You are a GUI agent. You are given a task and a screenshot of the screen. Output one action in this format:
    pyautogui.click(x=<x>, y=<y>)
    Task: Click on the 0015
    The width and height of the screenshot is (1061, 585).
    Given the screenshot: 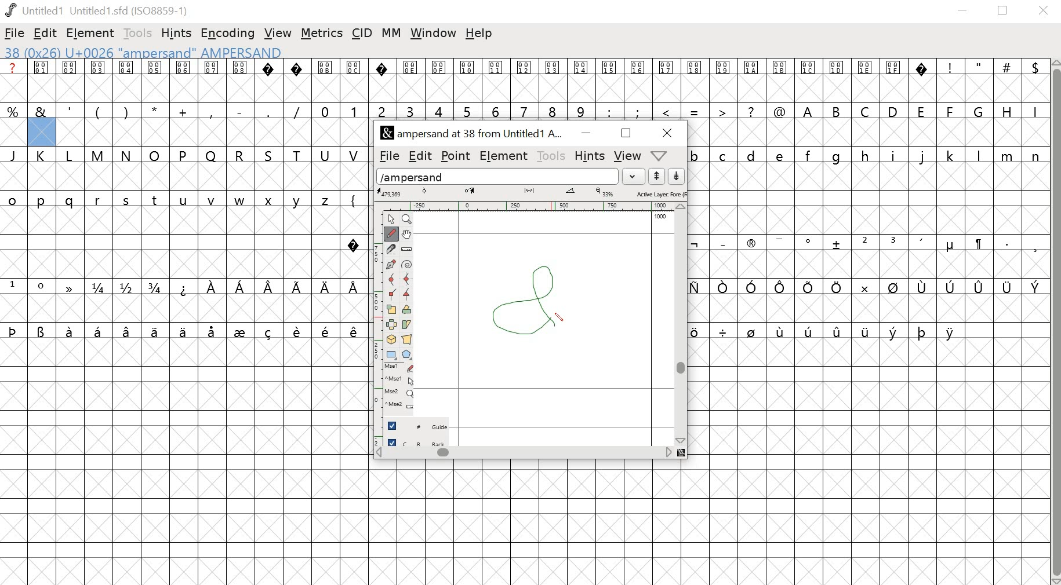 What is the action you would take?
    pyautogui.click(x=610, y=81)
    